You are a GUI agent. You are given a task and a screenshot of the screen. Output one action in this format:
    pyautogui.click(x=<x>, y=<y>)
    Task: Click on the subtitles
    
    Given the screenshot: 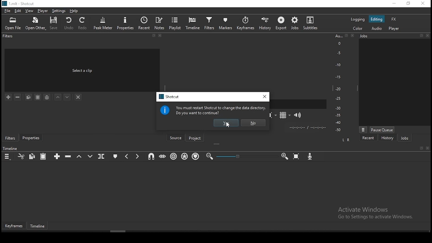 What is the action you would take?
    pyautogui.click(x=312, y=23)
    